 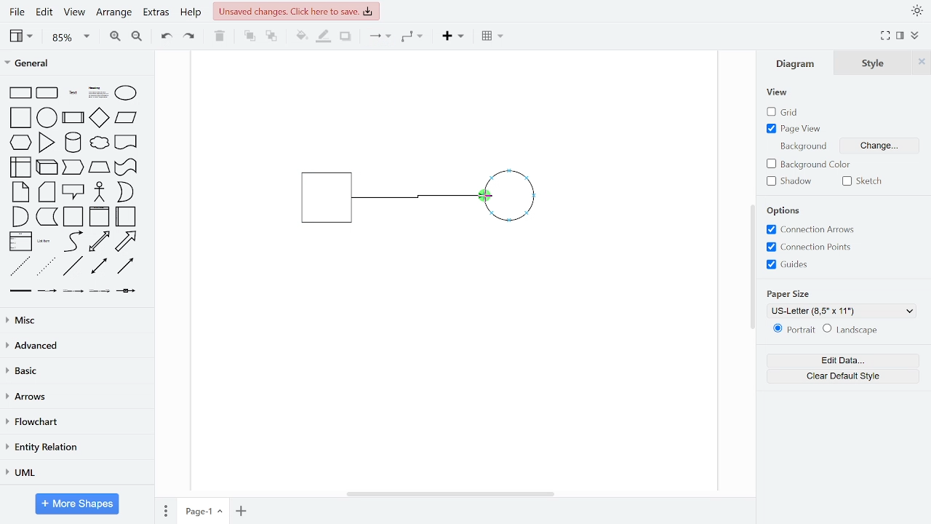 What do you see at coordinates (272, 37) in the screenshot?
I see `to back` at bounding box center [272, 37].